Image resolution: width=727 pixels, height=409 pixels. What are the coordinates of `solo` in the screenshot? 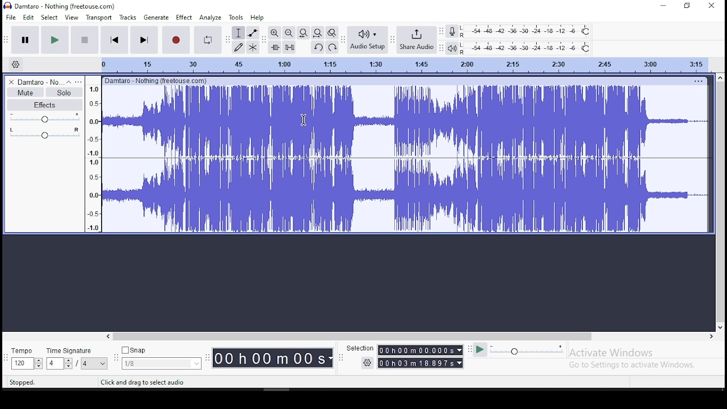 It's located at (64, 93).